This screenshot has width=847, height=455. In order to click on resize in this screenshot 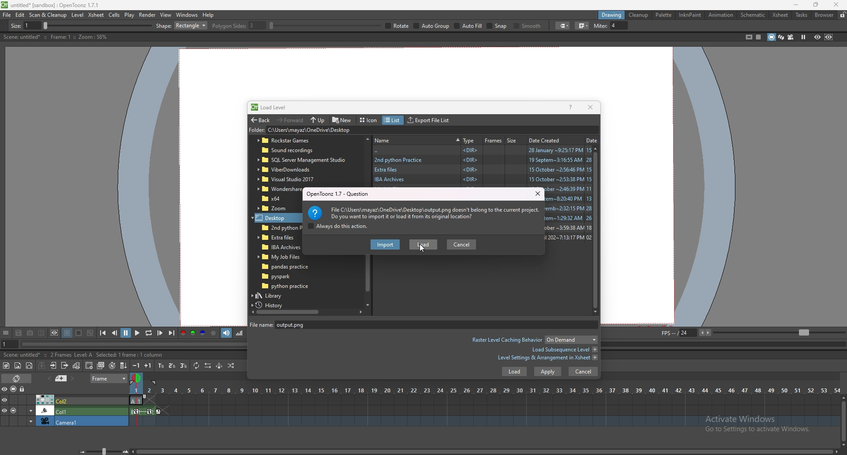, I will do `click(816, 5)`.